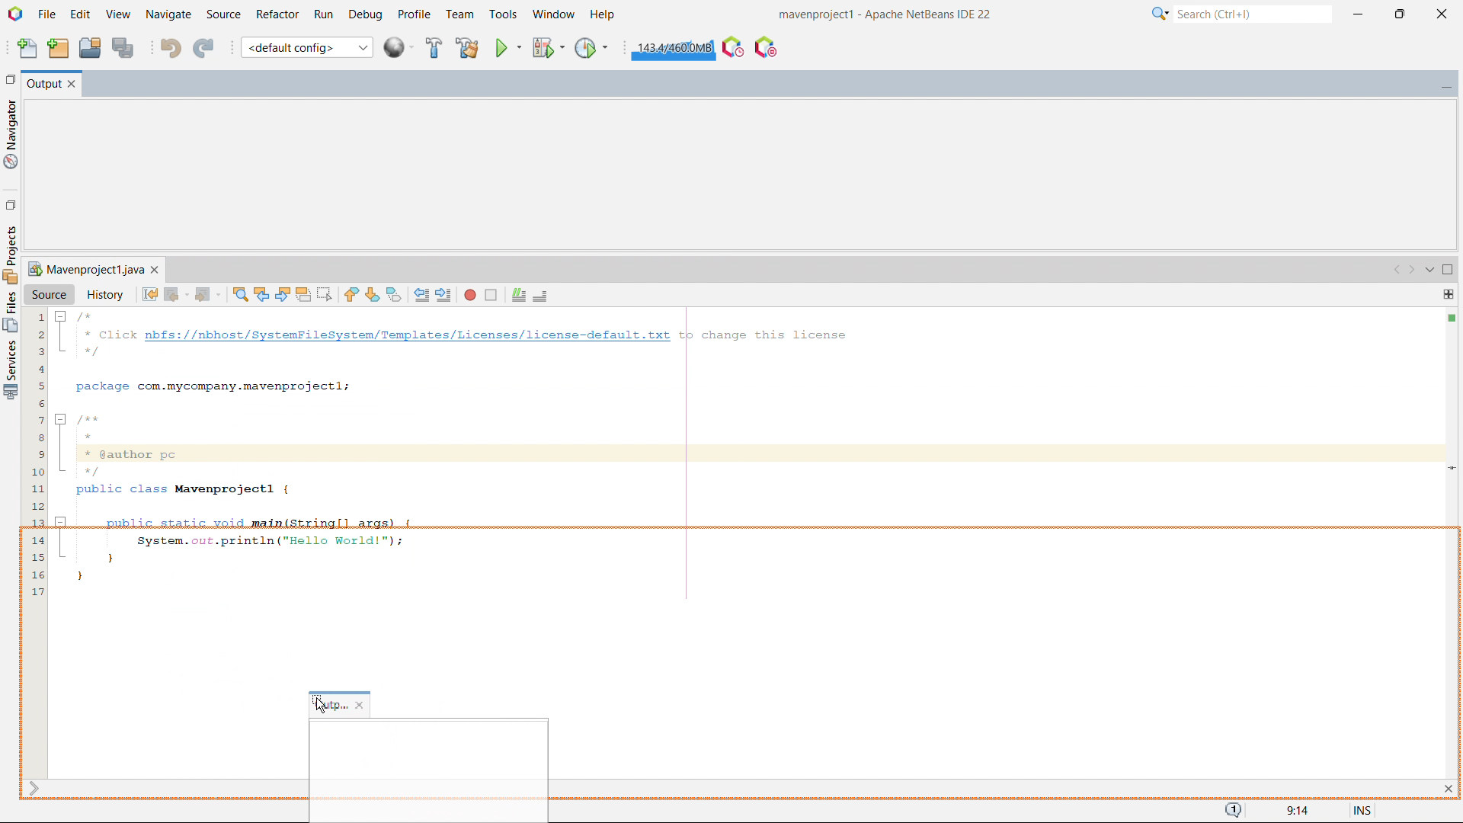 This screenshot has width=1463, height=823. What do you see at coordinates (1234, 811) in the screenshot?
I see `notification` at bounding box center [1234, 811].